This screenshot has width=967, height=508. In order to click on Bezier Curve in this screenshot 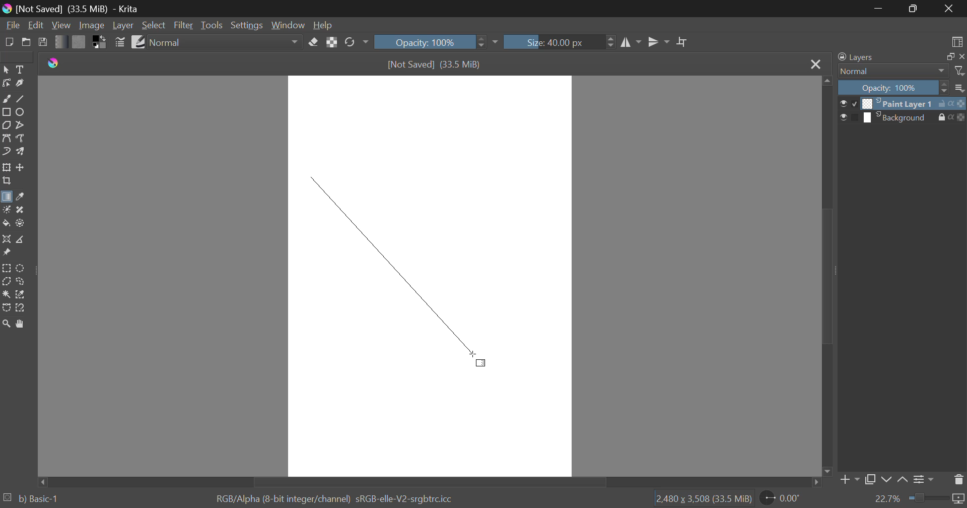, I will do `click(6, 138)`.